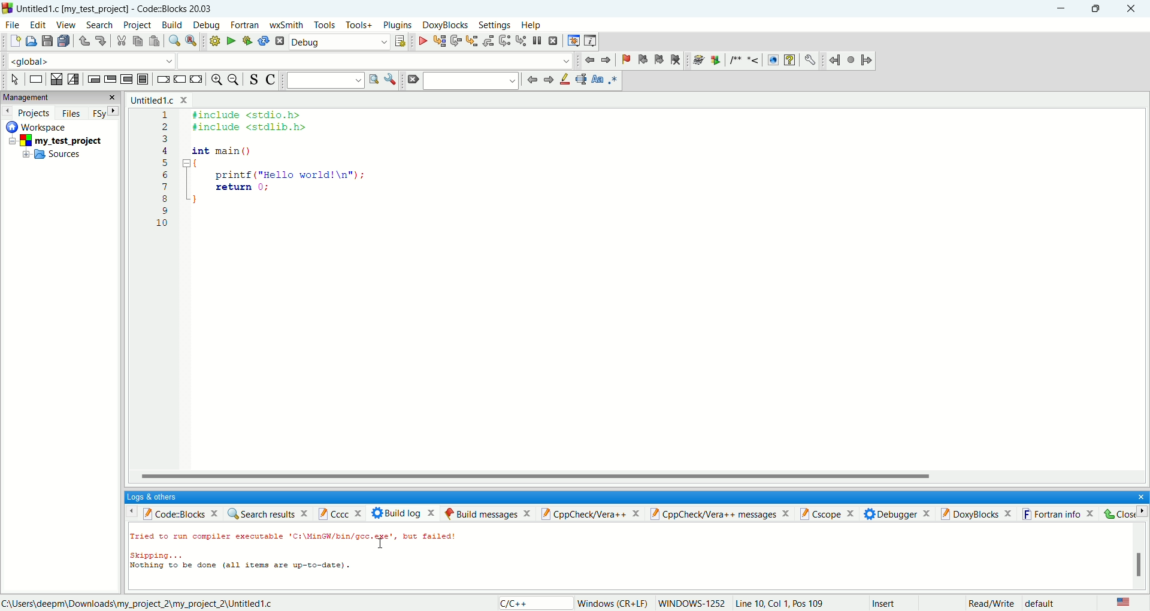 This screenshot has height=611, width=1150. I want to click on build and run, so click(244, 41).